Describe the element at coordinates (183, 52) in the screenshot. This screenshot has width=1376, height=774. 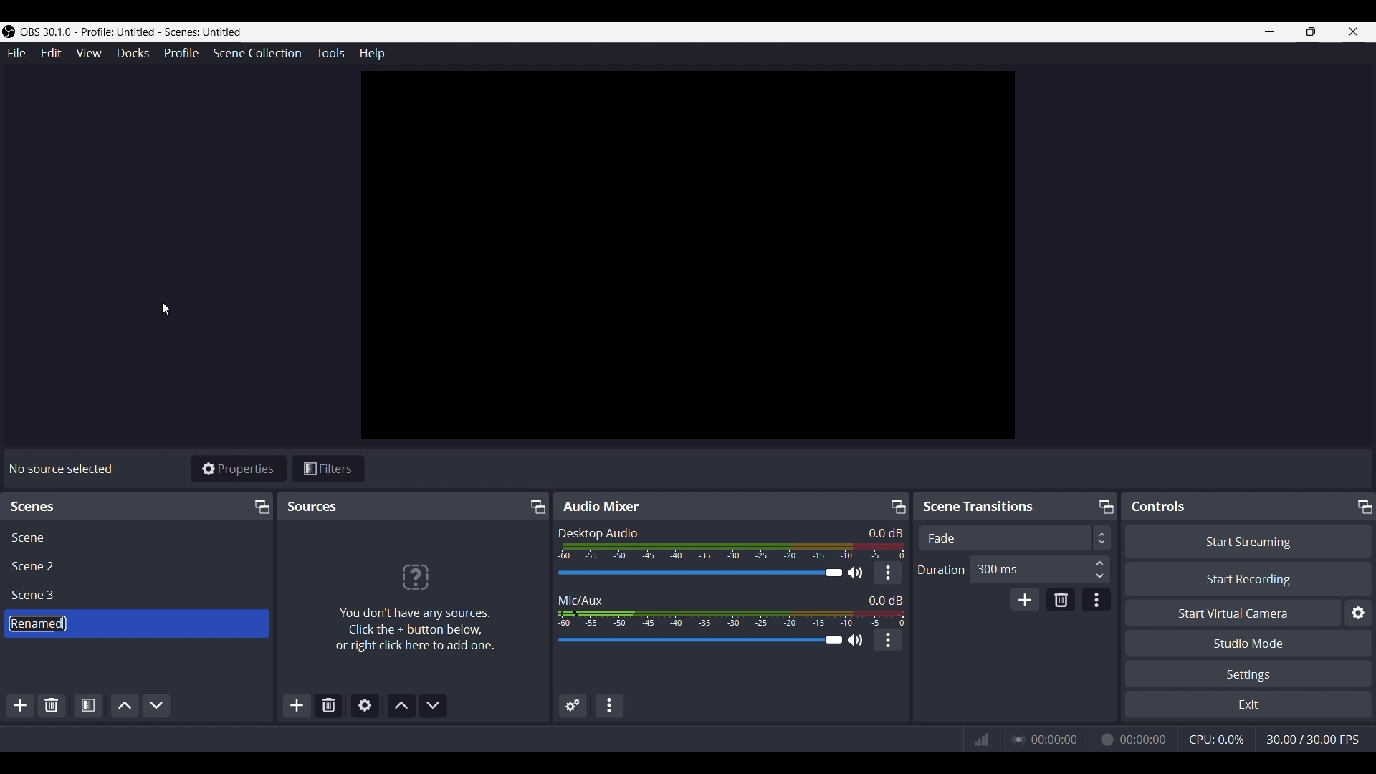
I see `Profile` at that location.